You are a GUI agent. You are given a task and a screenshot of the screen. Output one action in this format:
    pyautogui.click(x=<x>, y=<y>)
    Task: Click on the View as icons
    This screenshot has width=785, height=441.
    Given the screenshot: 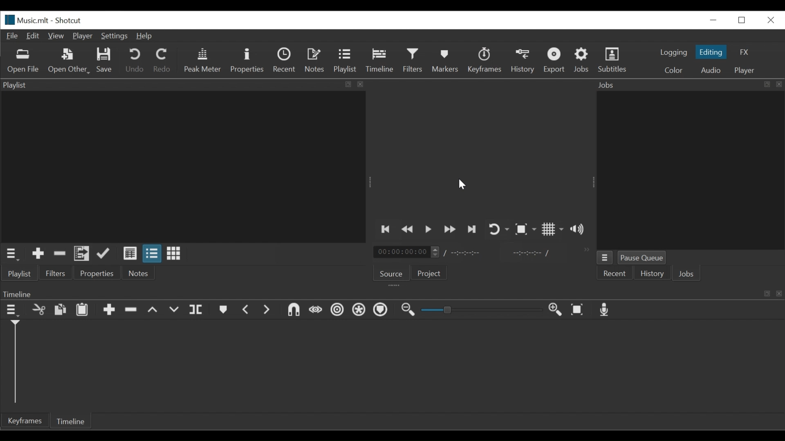 What is the action you would take?
    pyautogui.click(x=175, y=254)
    